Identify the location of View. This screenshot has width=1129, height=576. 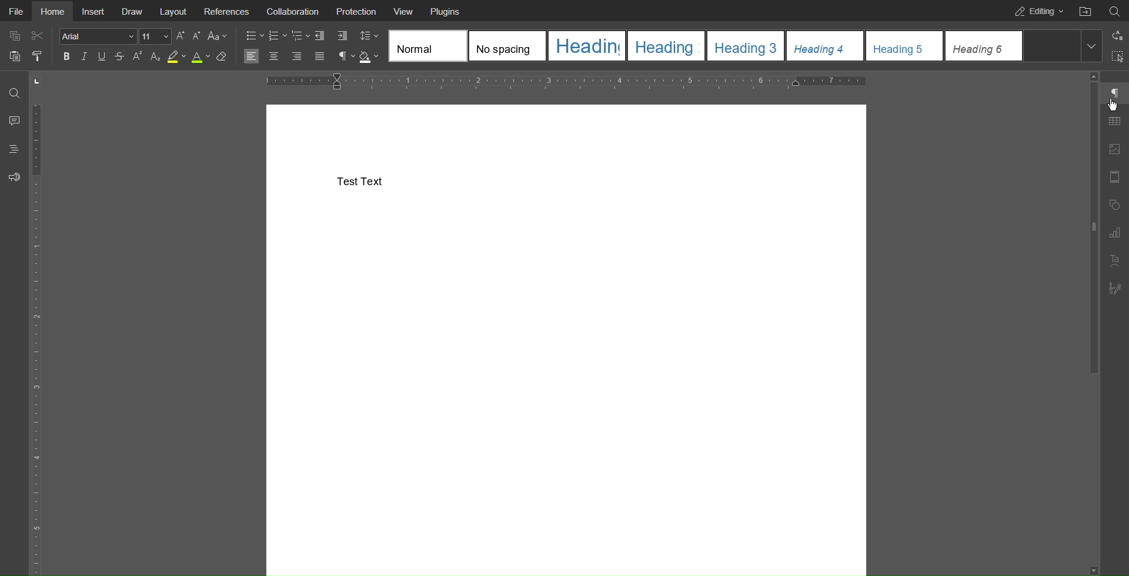
(405, 11).